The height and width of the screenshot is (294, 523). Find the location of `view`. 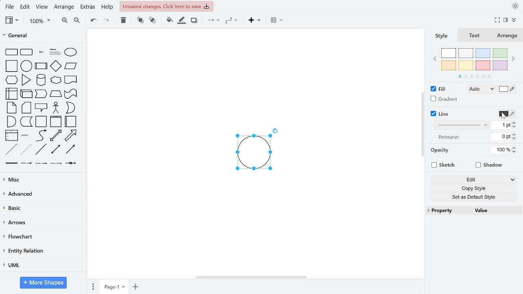

view is located at coordinates (42, 8).